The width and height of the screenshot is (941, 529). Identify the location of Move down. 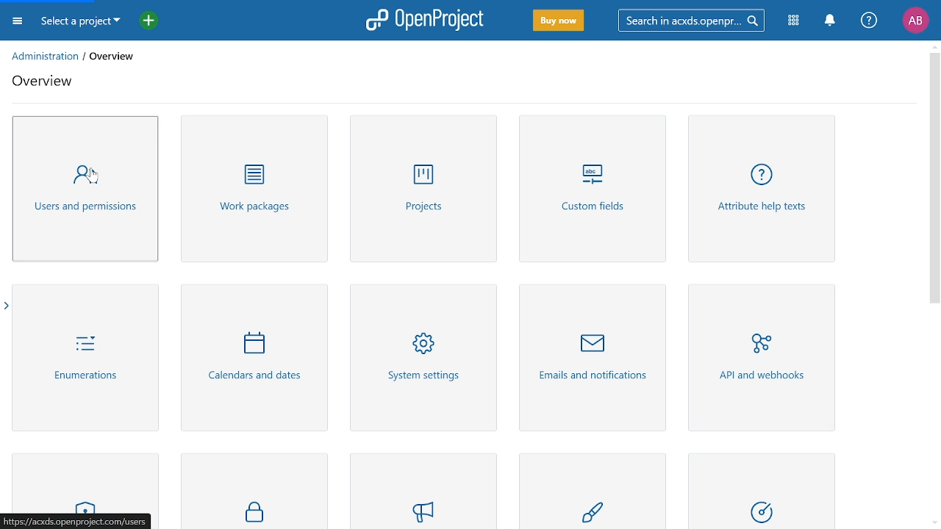
(934, 522).